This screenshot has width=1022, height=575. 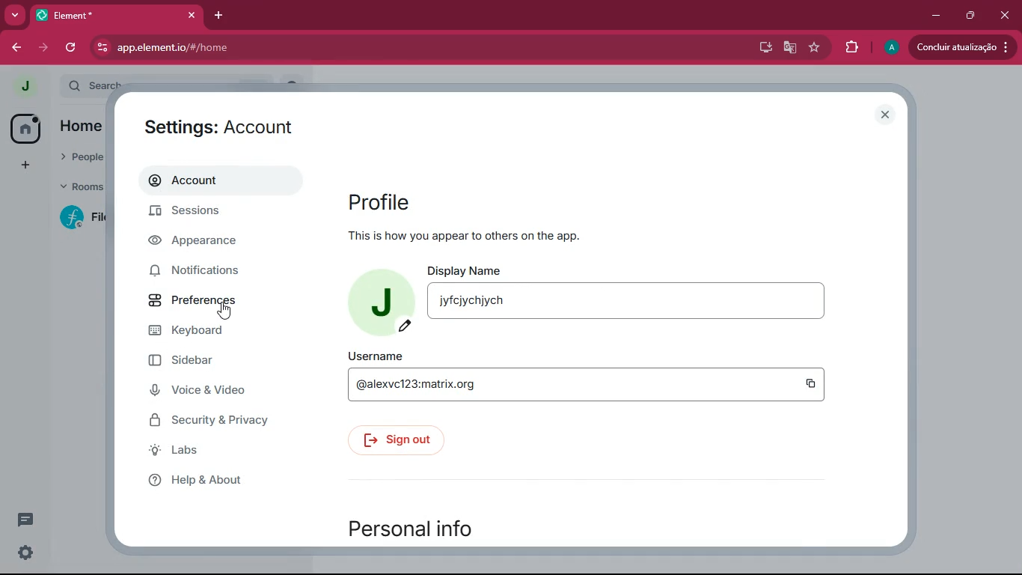 What do you see at coordinates (21, 129) in the screenshot?
I see `home` at bounding box center [21, 129].